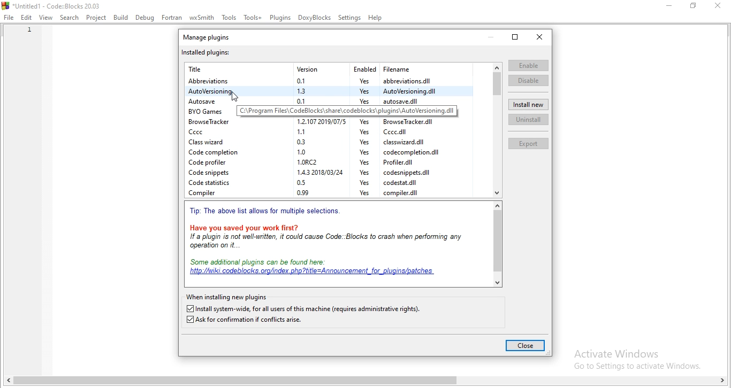  Describe the element at coordinates (540, 37) in the screenshot. I see `close` at that location.